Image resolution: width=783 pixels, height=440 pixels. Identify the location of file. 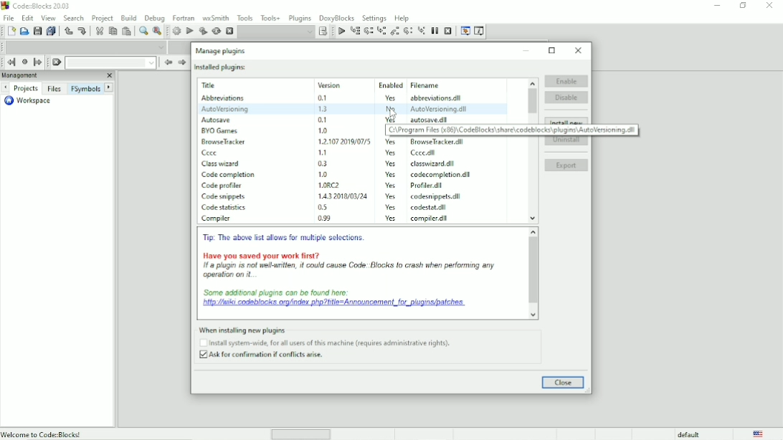
(435, 197).